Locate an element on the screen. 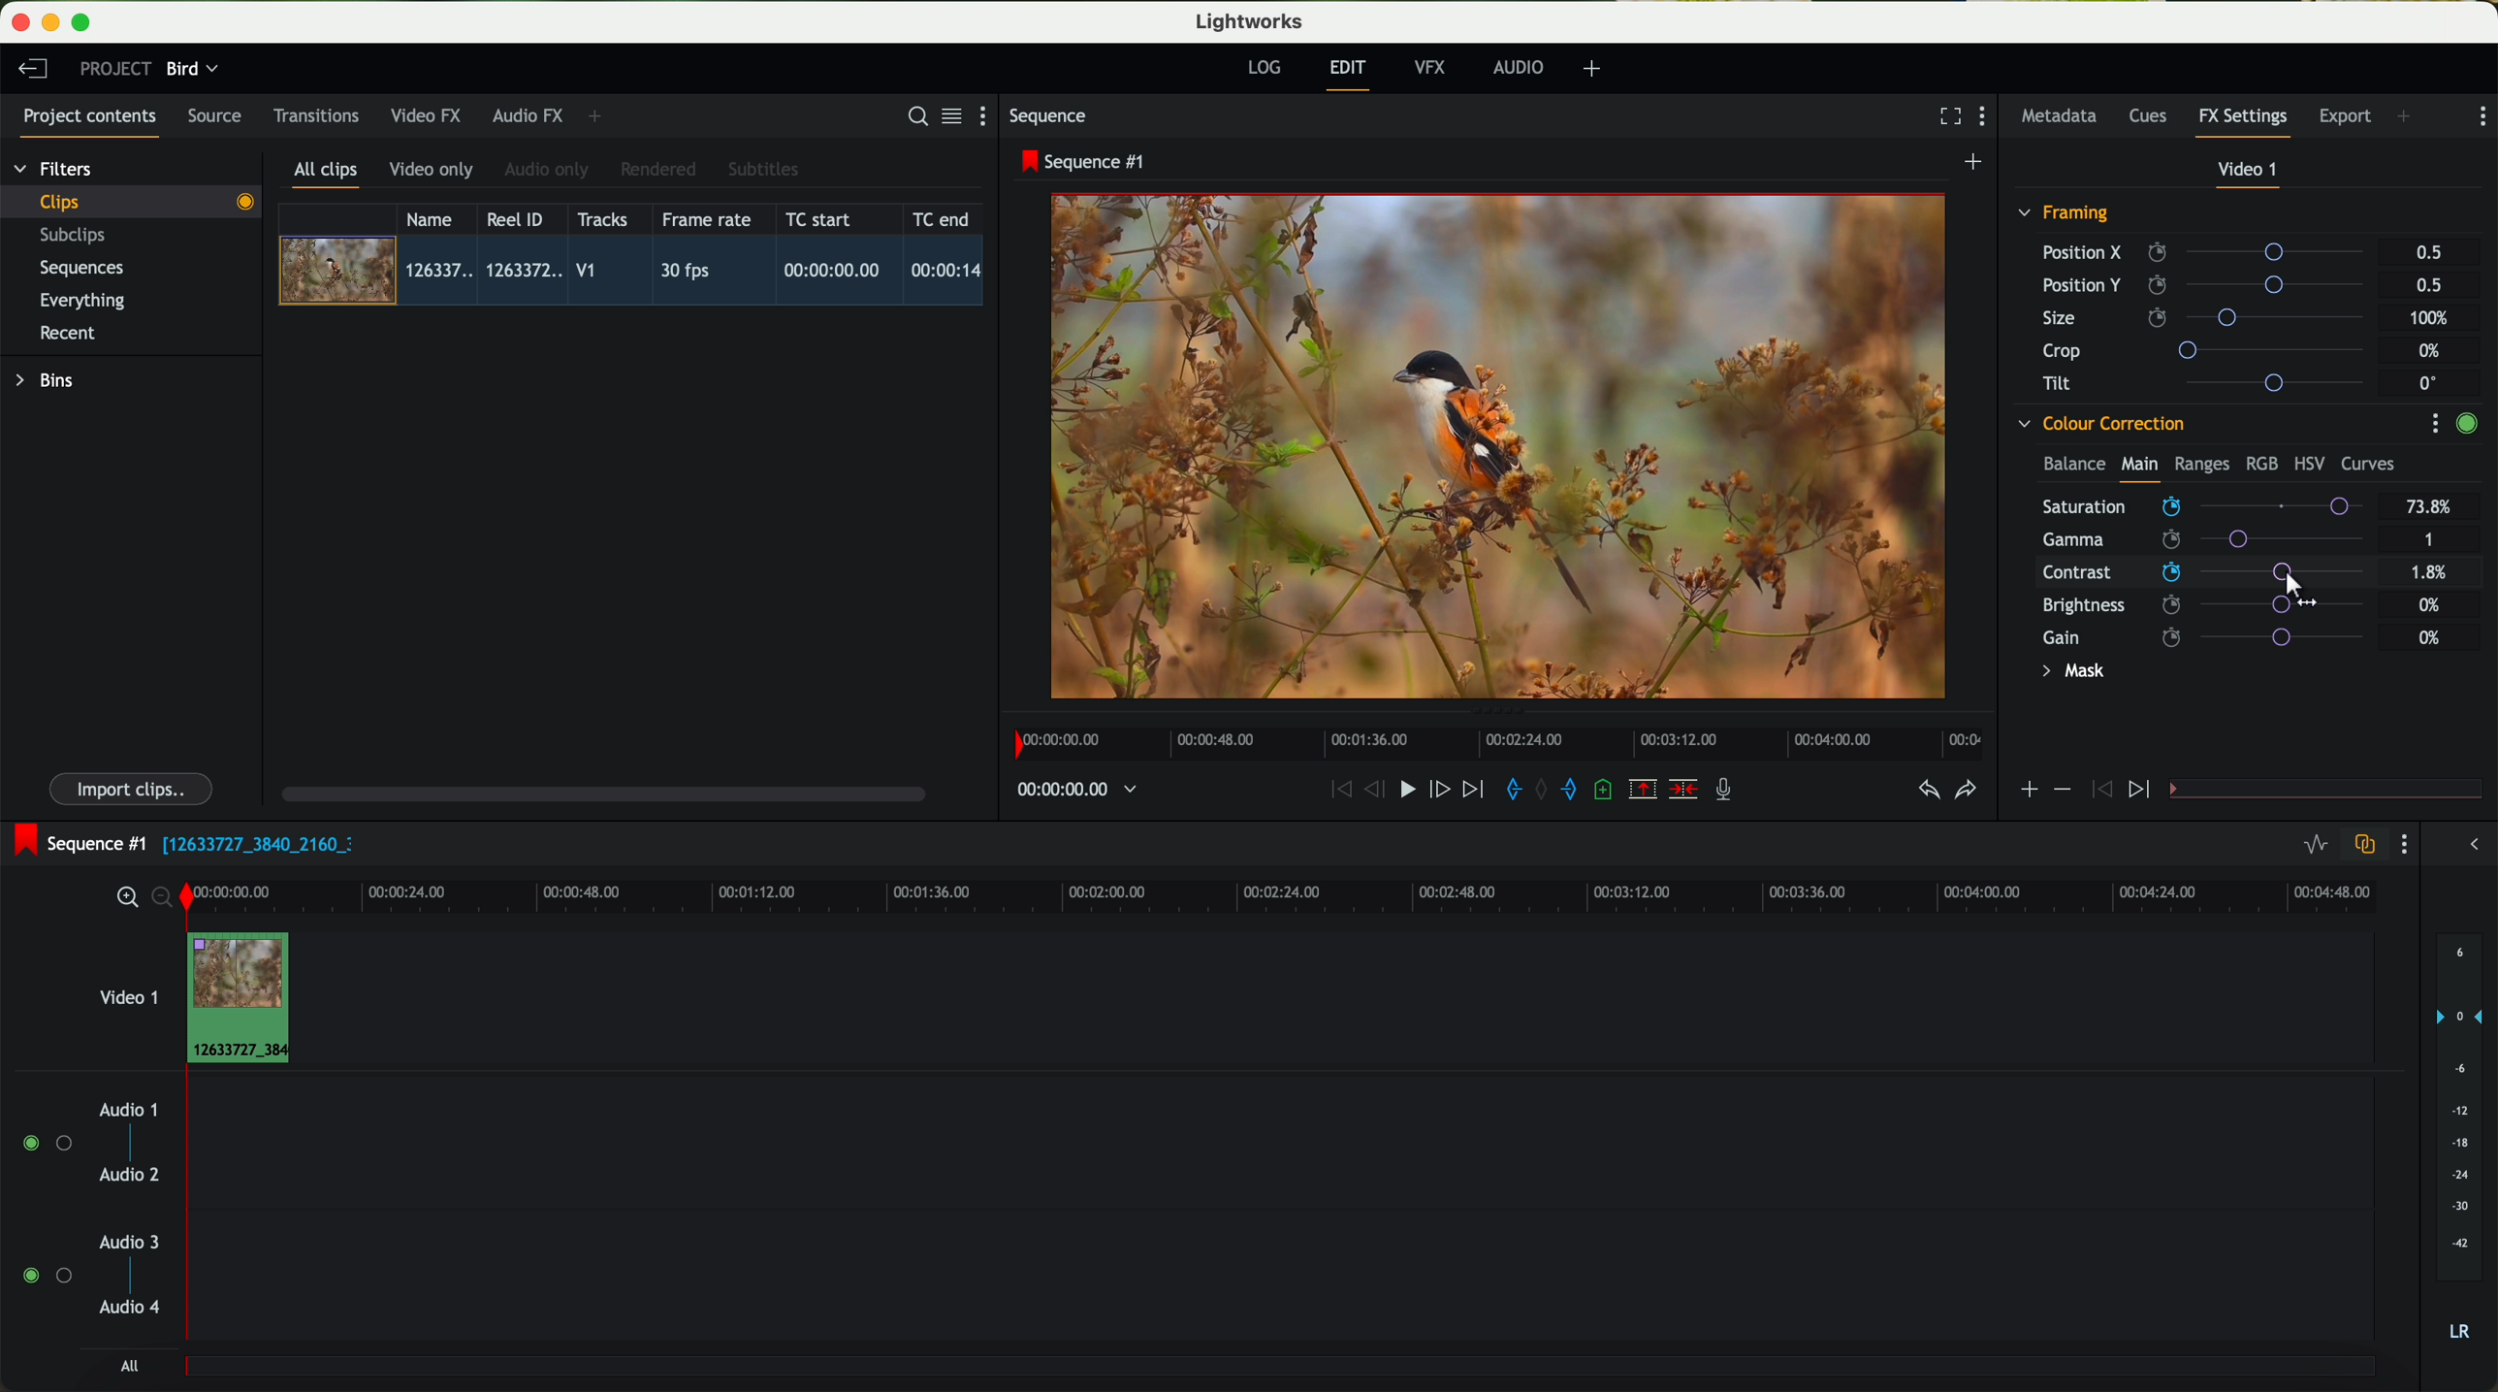  search for assets or bins is located at coordinates (912, 117).